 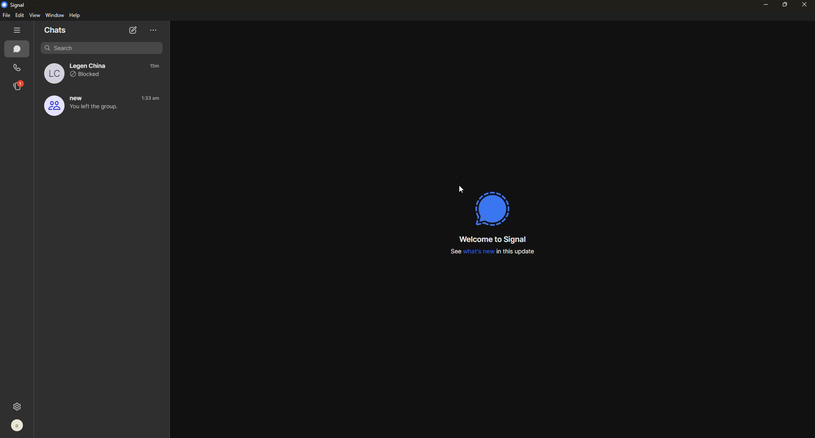 I want to click on icon, so click(x=495, y=207).